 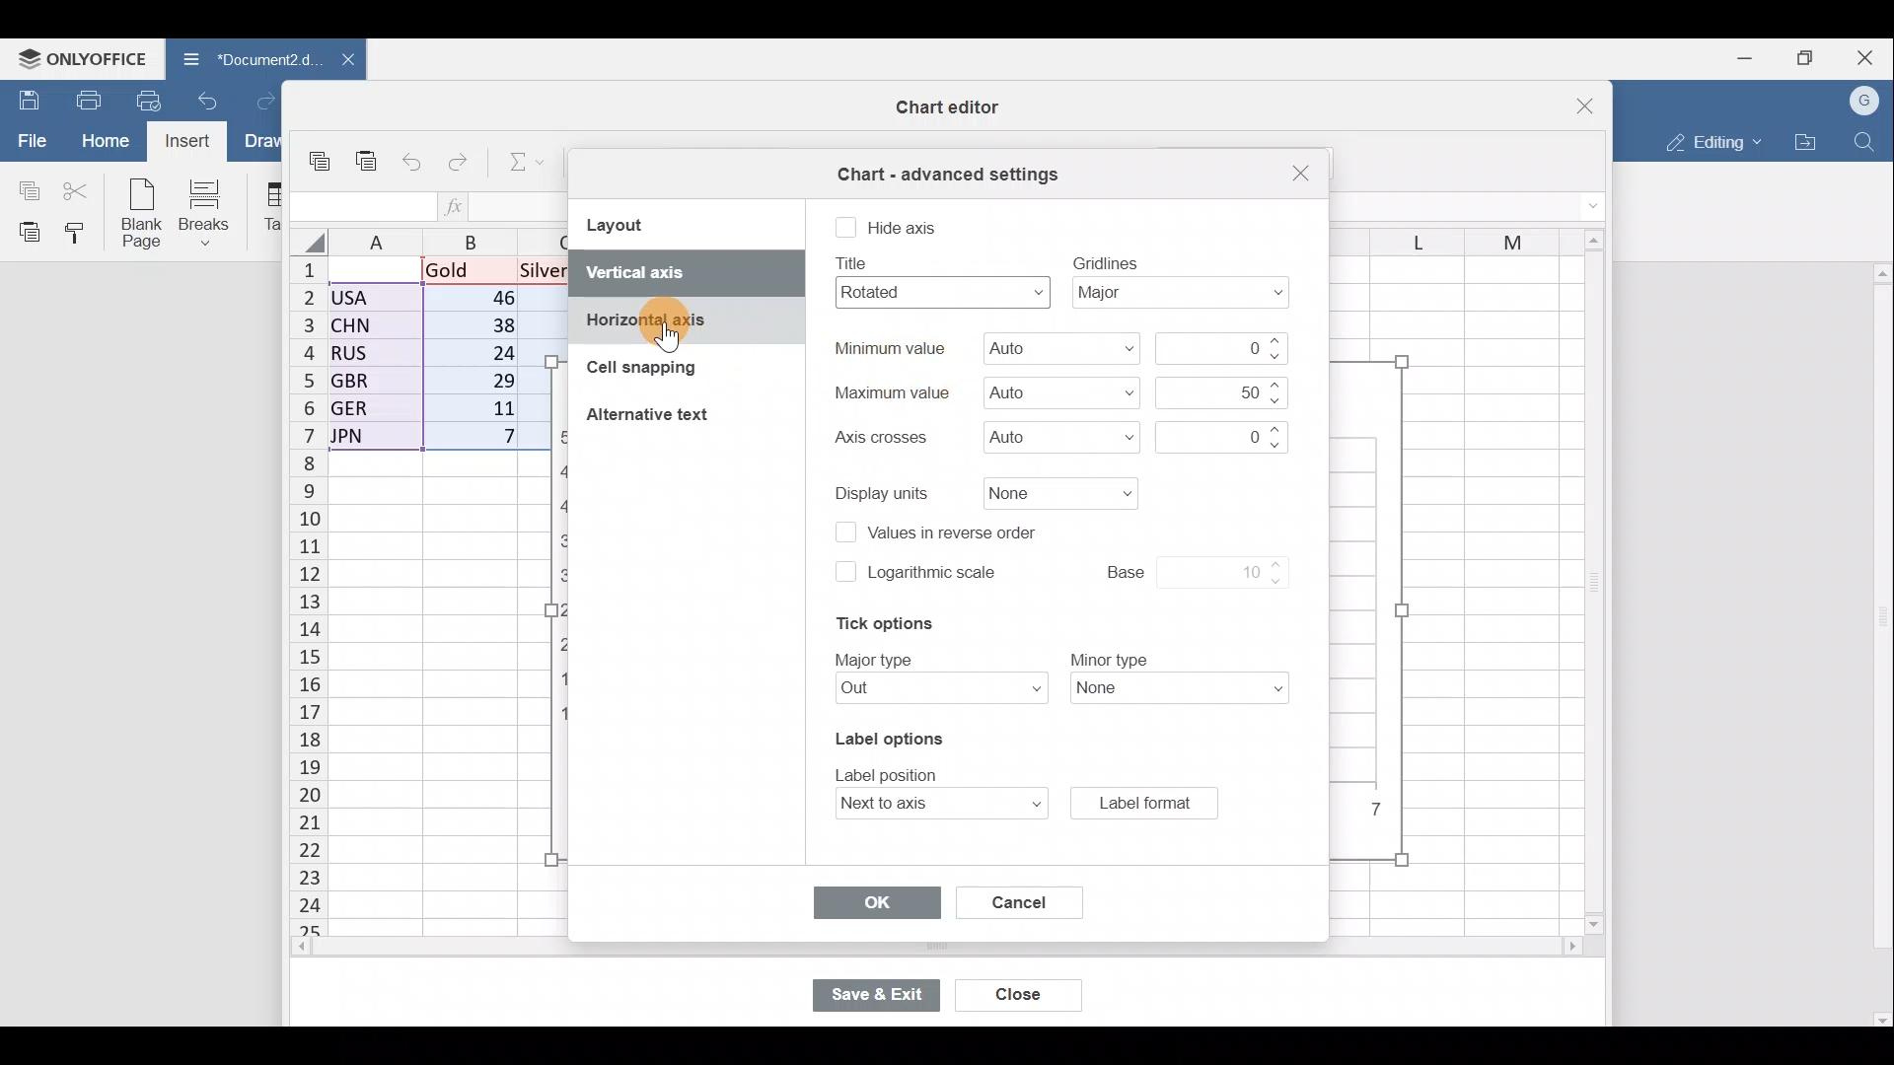 I want to click on Blank page, so click(x=144, y=215).